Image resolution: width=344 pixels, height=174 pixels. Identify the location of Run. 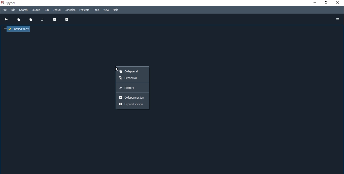
(47, 10).